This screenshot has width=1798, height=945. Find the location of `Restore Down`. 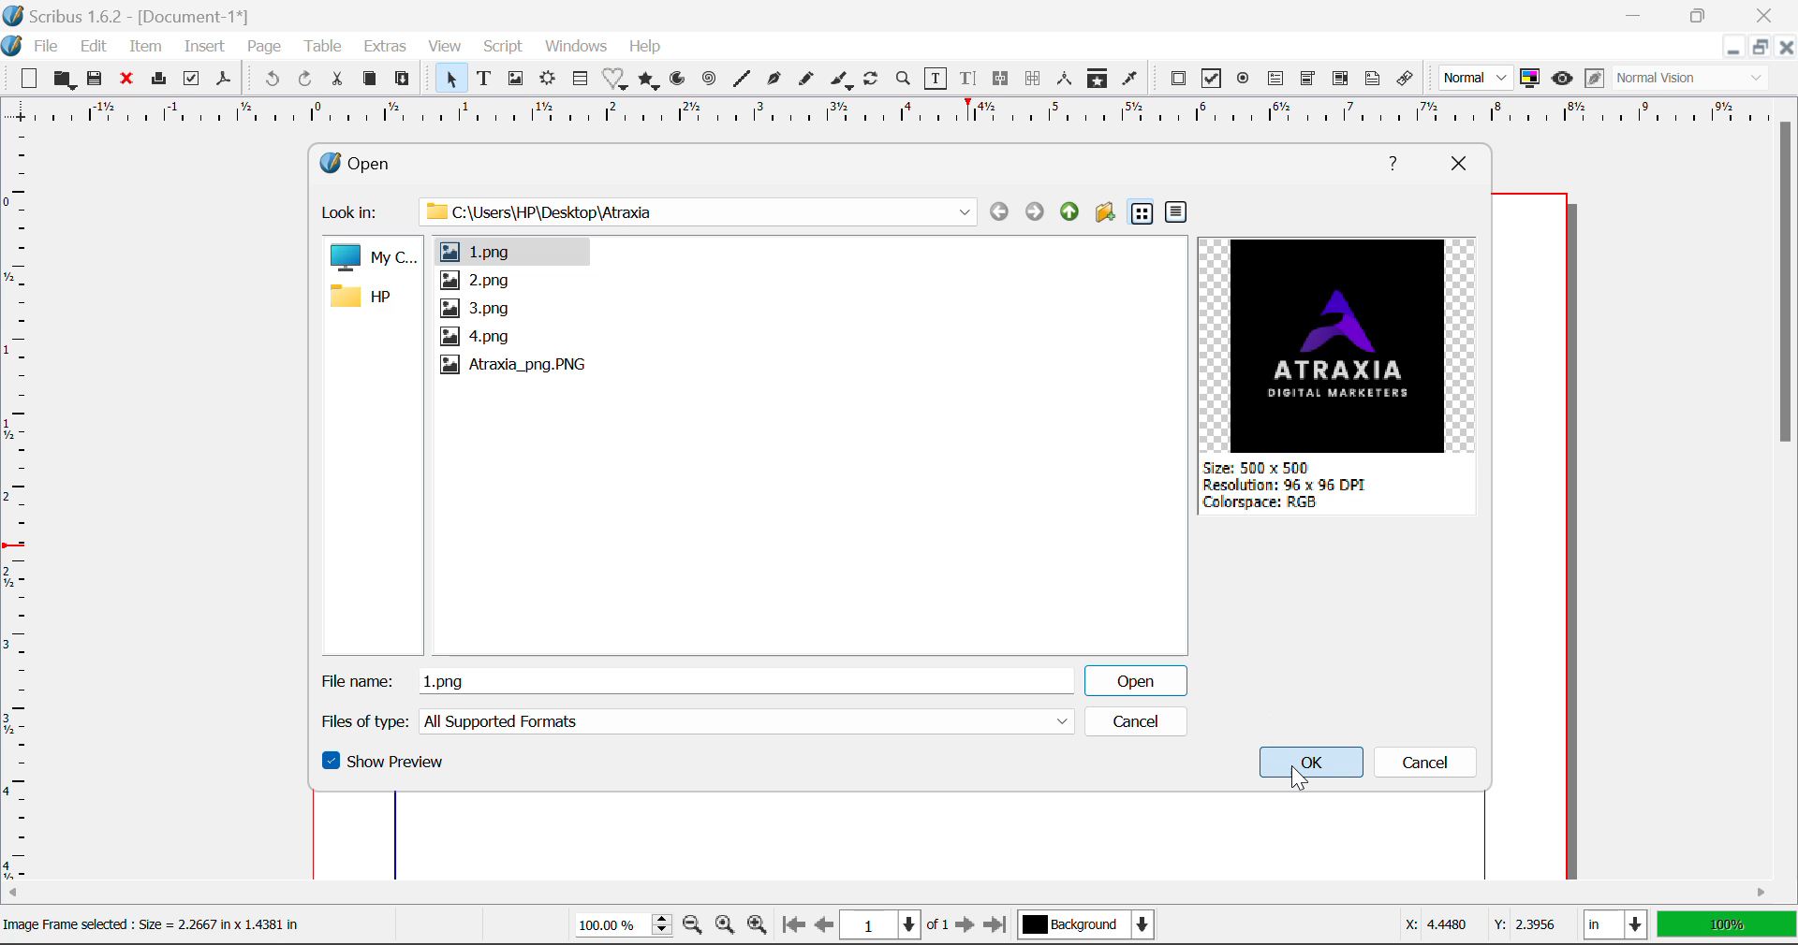

Restore Down is located at coordinates (1735, 50).